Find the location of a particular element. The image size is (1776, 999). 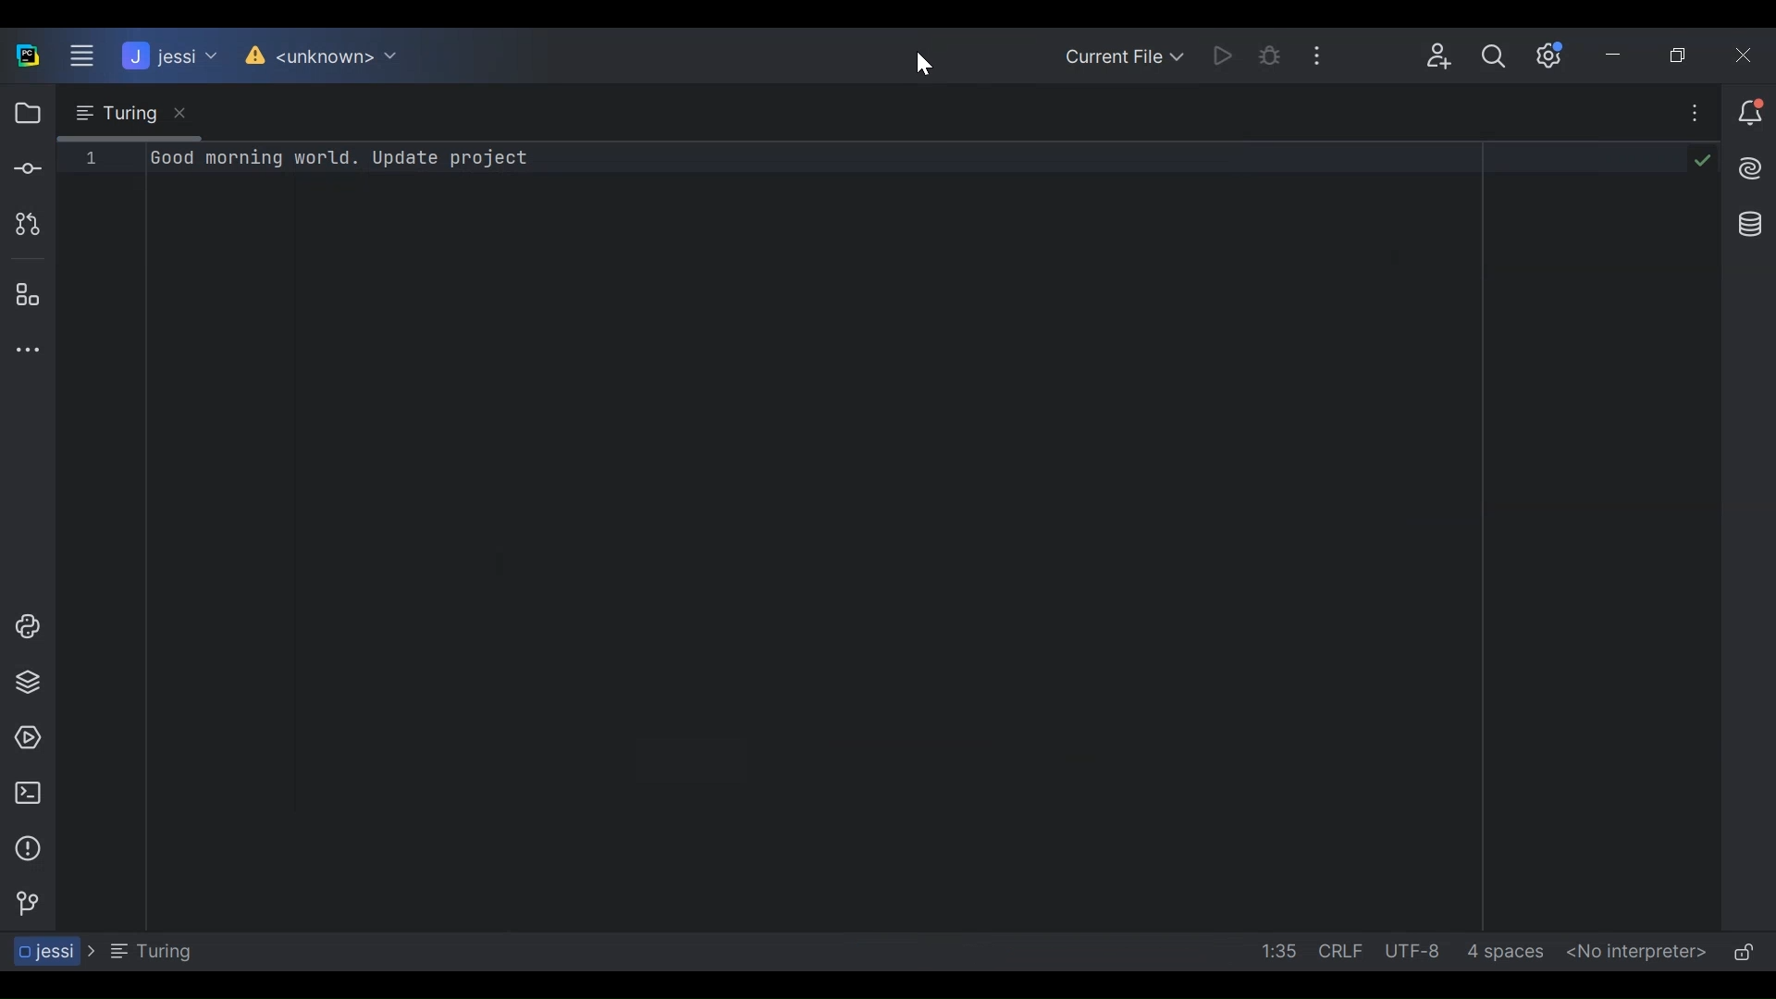

Current File is located at coordinates (1126, 55).